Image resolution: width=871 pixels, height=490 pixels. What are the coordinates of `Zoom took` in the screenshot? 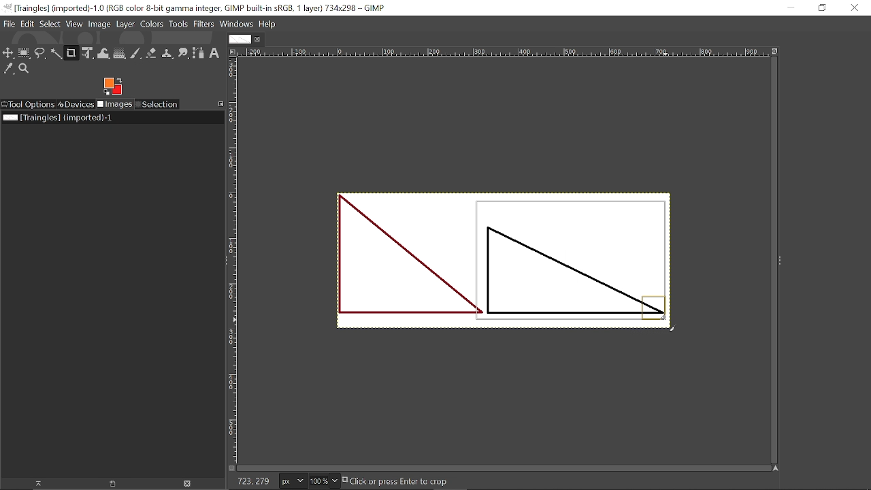 It's located at (24, 69).